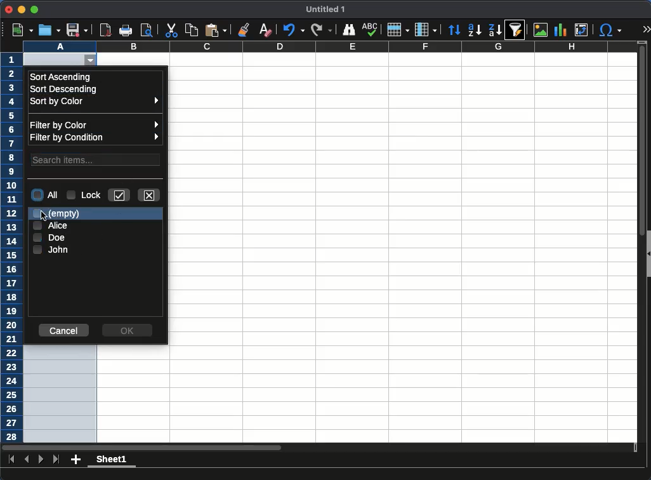  What do you see at coordinates (638, 247) in the screenshot?
I see `scroll` at bounding box center [638, 247].